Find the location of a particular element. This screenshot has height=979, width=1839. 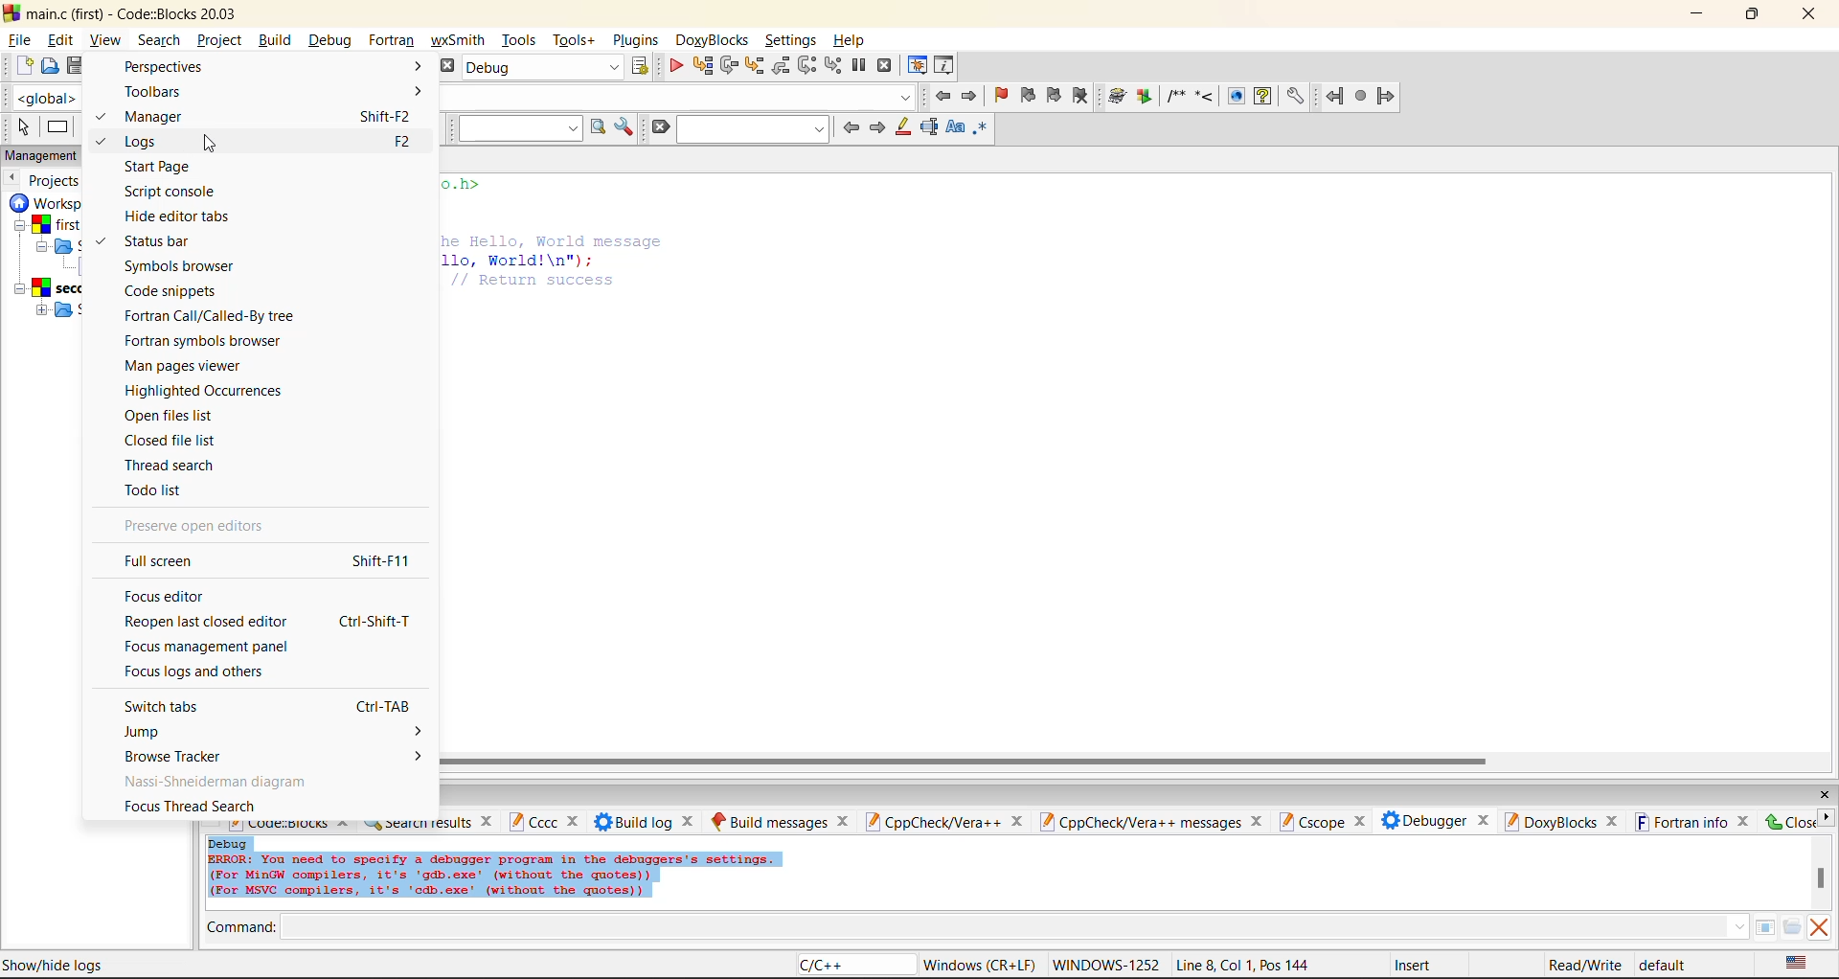

Line 8, Col 1, Pos 144 is located at coordinates (1246, 965).